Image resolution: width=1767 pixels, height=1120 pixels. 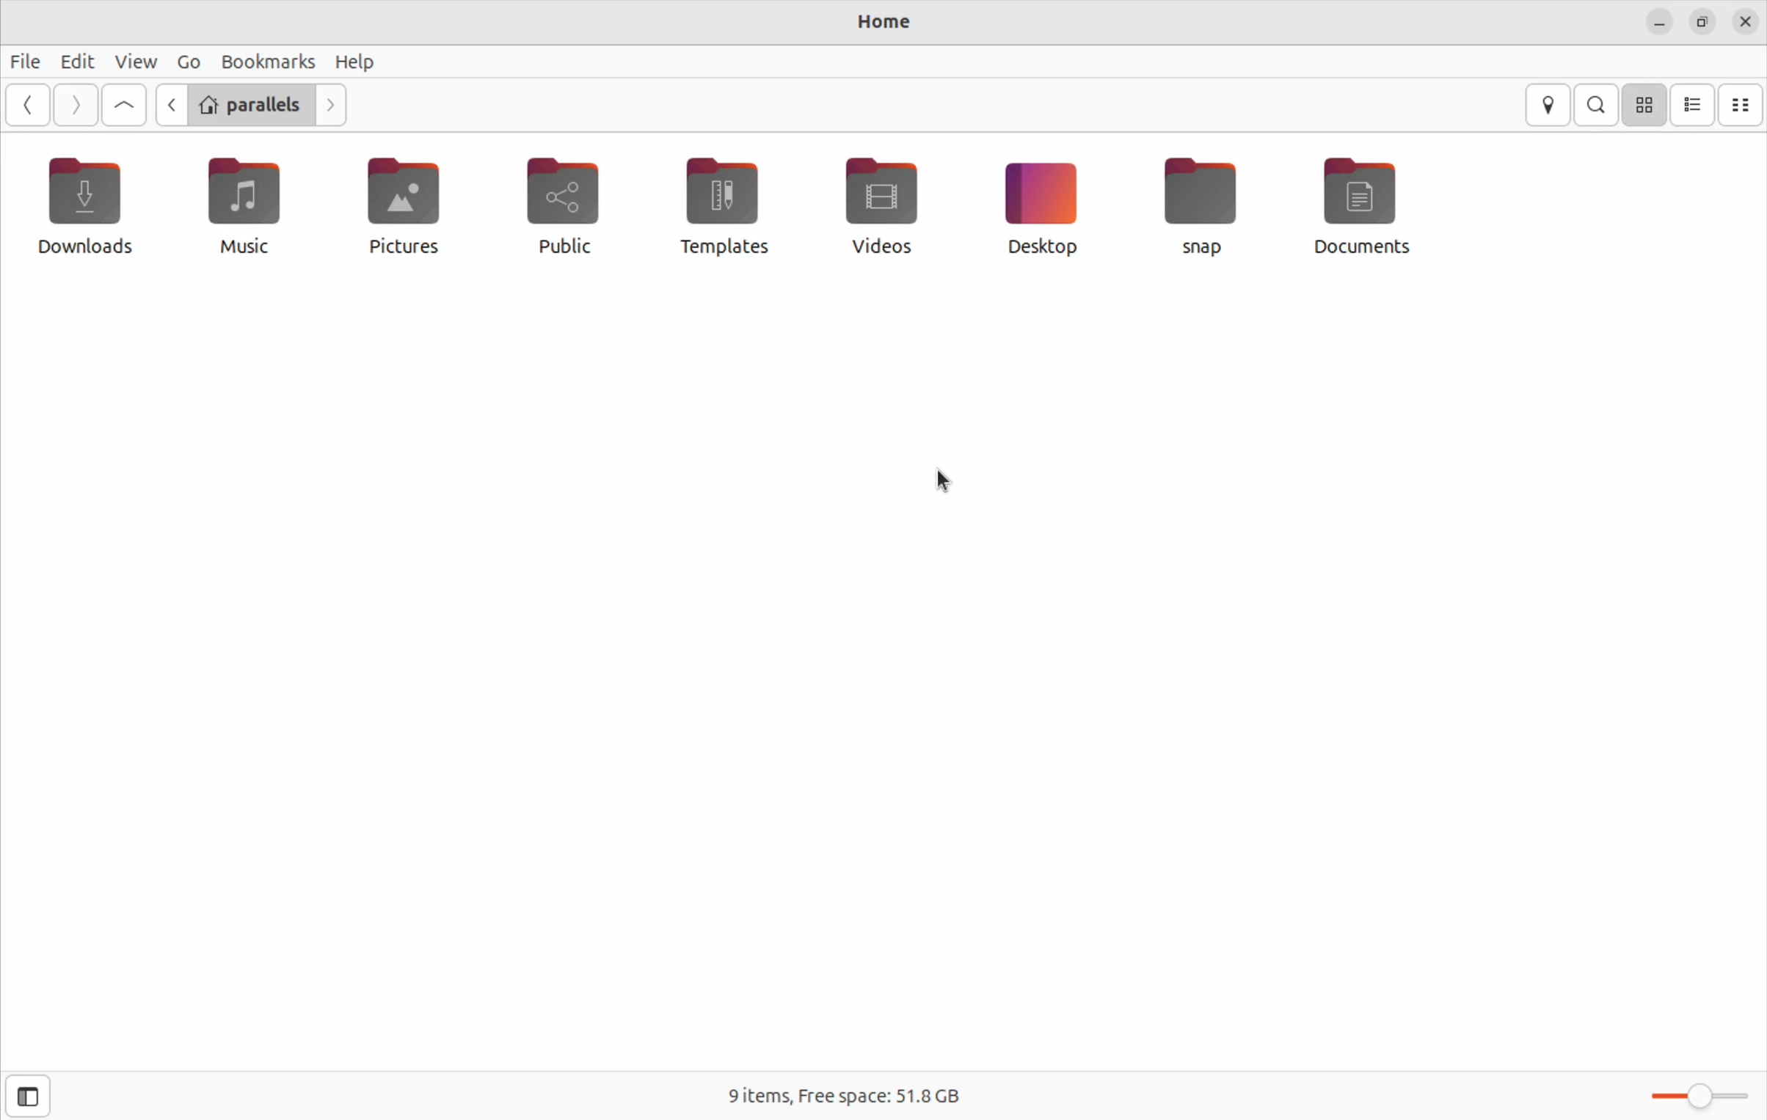 What do you see at coordinates (264, 60) in the screenshot?
I see `bookmark` at bounding box center [264, 60].